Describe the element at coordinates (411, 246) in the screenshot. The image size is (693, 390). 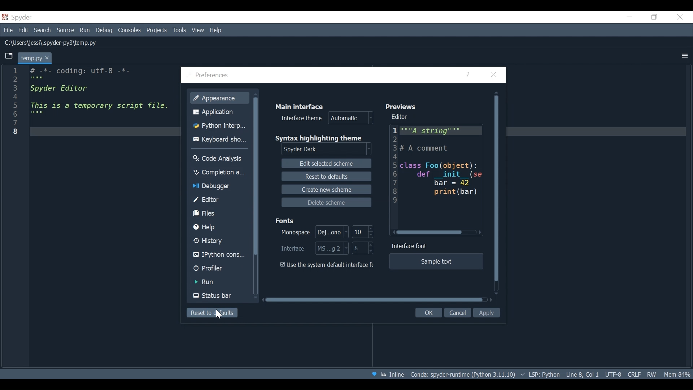
I see `Interface Font` at that location.